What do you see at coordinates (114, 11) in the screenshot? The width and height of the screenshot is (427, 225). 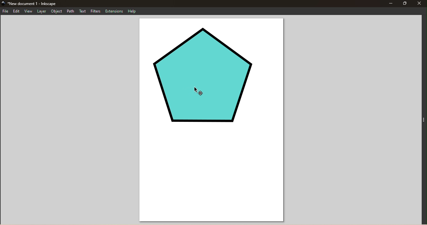 I see `Extensions` at bounding box center [114, 11].